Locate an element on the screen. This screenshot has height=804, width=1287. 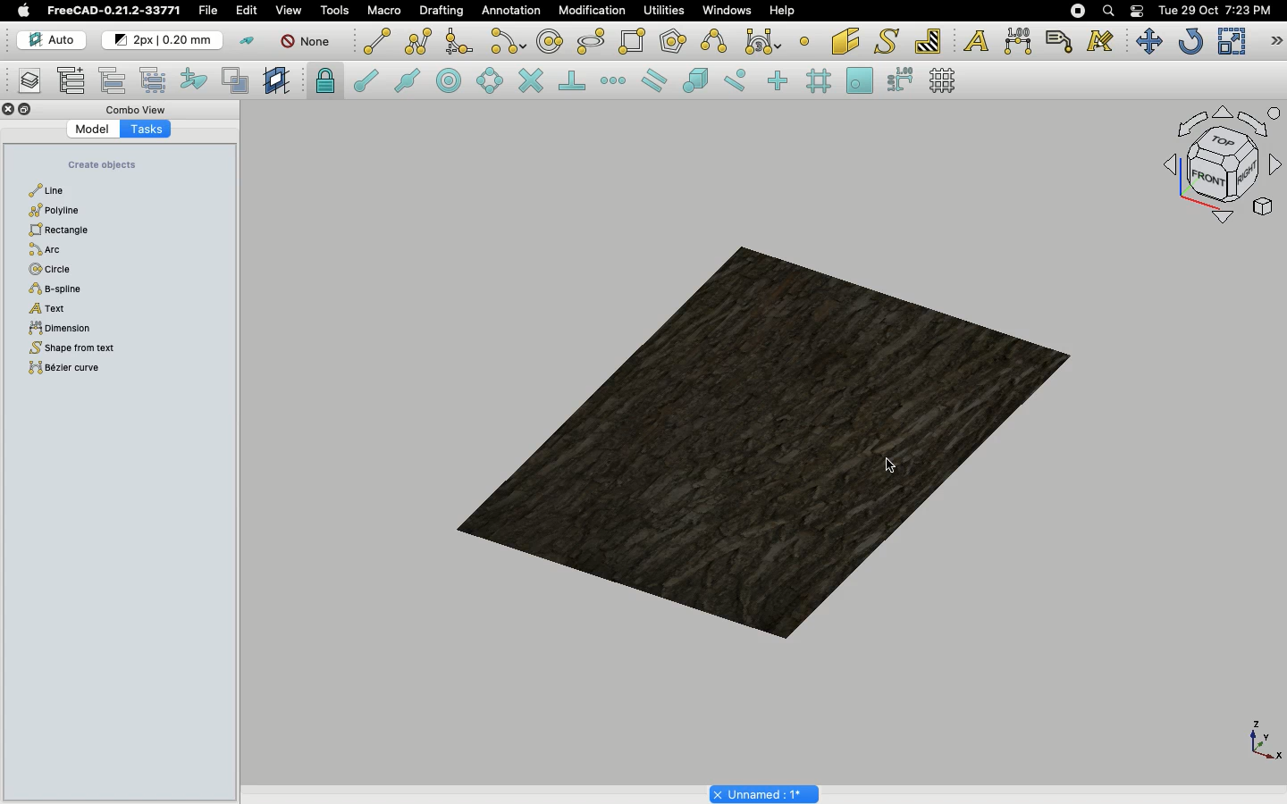
Line is located at coordinates (47, 188).